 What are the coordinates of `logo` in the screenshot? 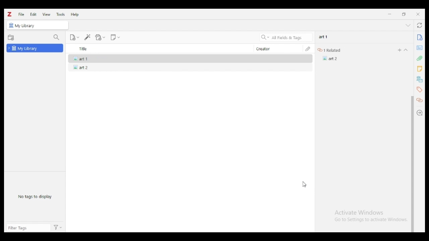 It's located at (10, 14).